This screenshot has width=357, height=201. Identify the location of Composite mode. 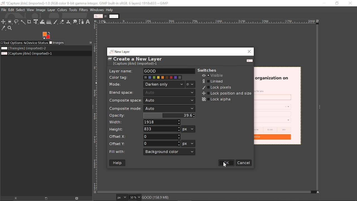
(170, 109).